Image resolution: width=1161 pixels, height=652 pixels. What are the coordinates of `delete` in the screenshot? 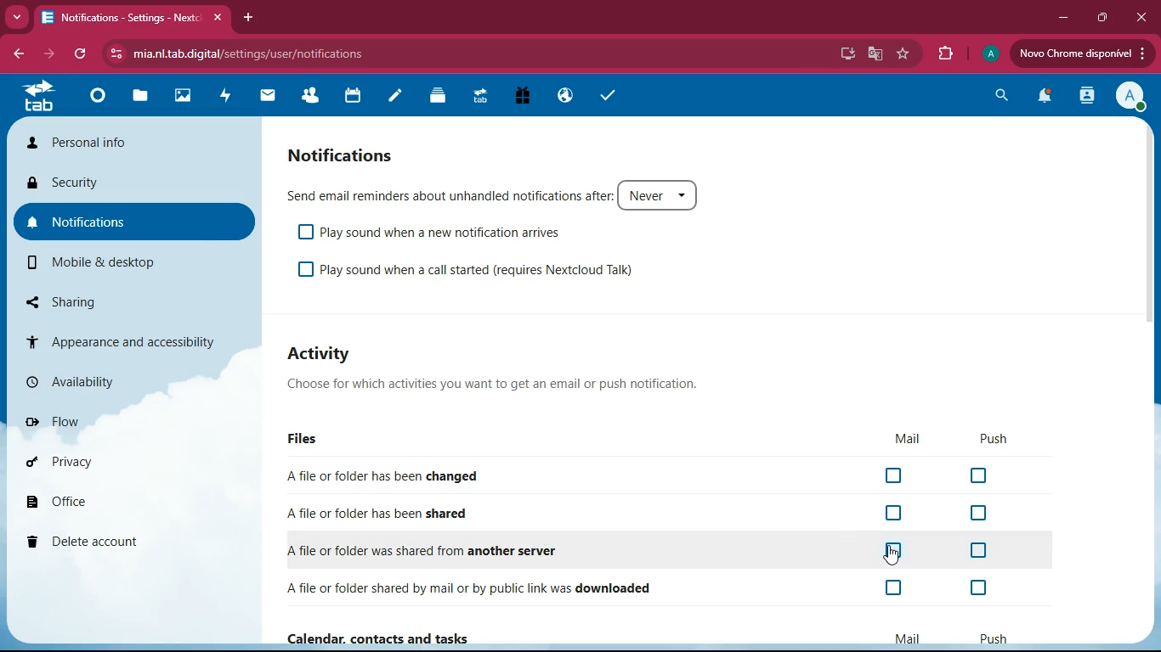 It's located at (120, 539).